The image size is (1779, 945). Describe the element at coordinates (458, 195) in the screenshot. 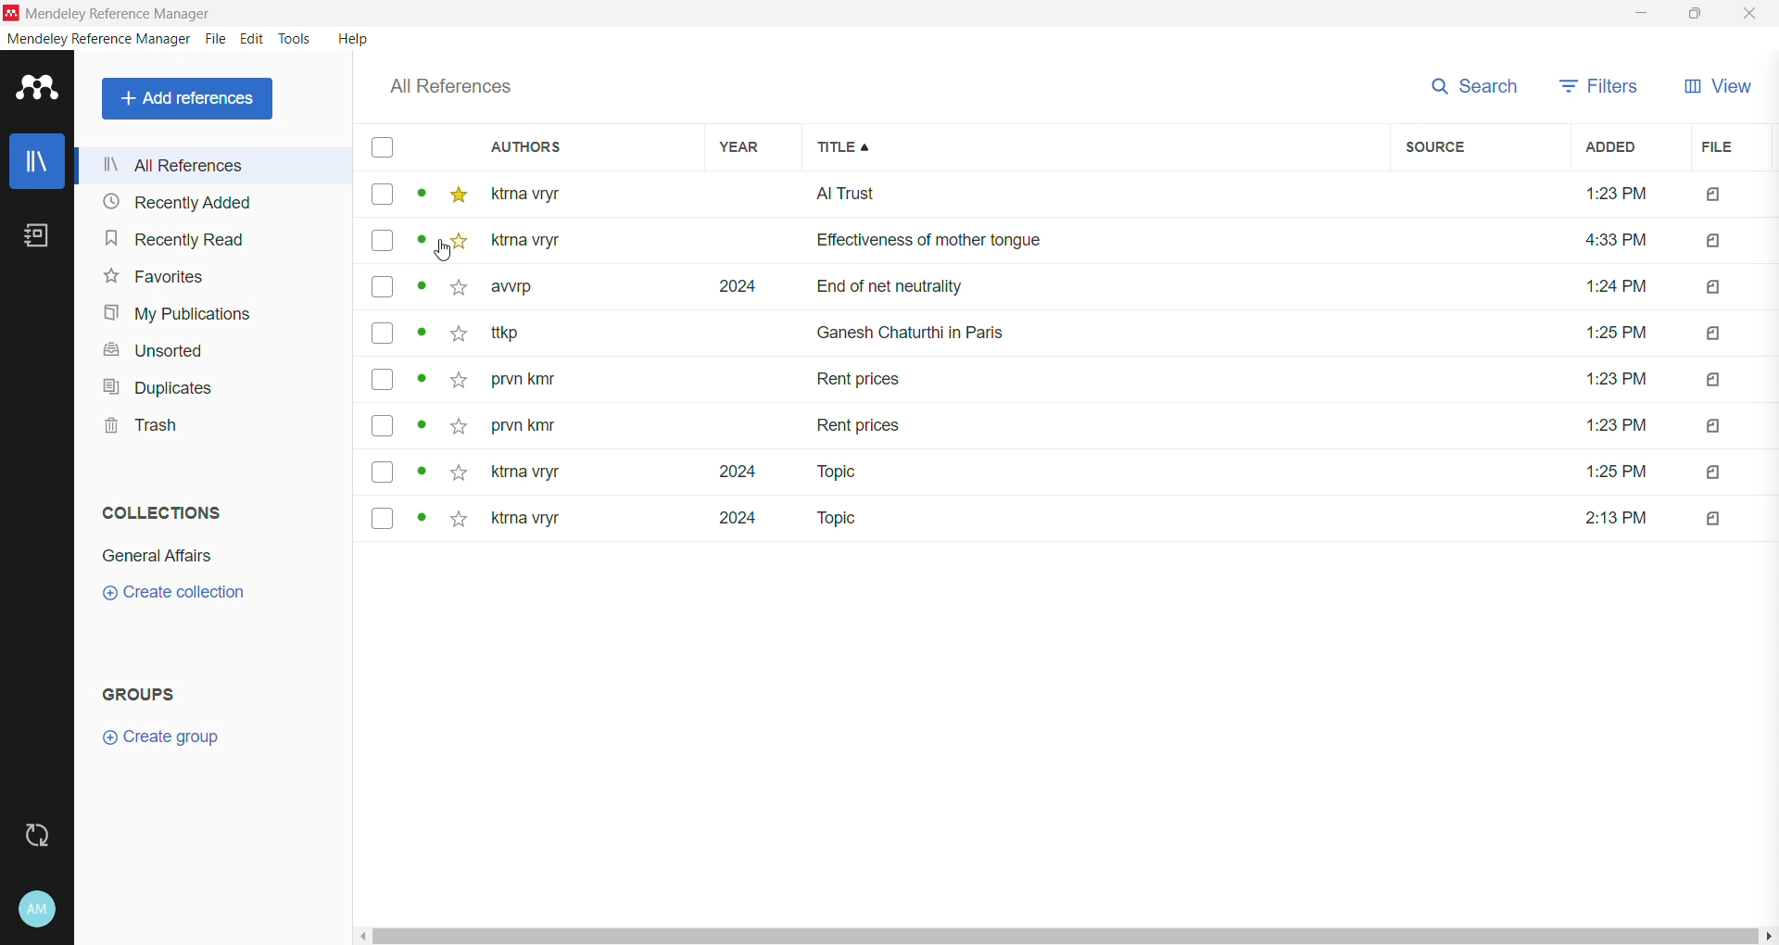

I see `star` at that location.